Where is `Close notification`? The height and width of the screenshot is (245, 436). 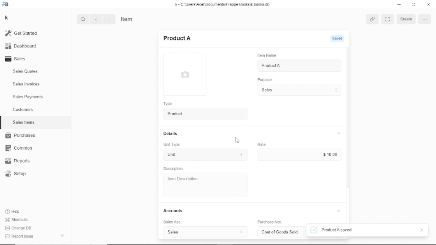
Close notification is located at coordinates (422, 230).